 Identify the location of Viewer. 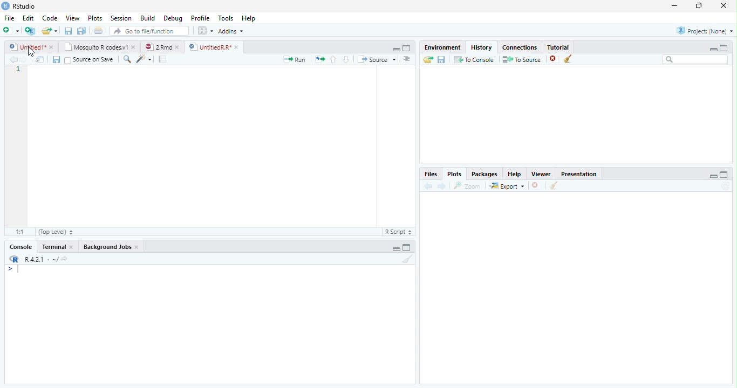
(541, 174).